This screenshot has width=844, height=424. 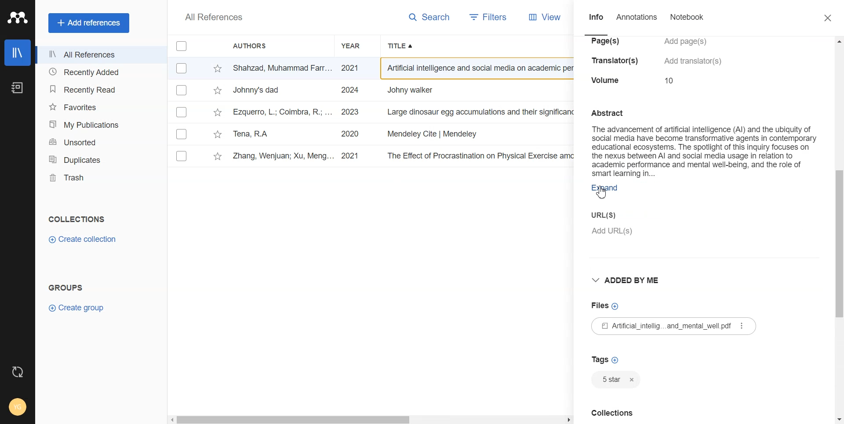 What do you see at coordinates (218, 90) in the screenshot?
I see `star` at bounding box center [218, 90].